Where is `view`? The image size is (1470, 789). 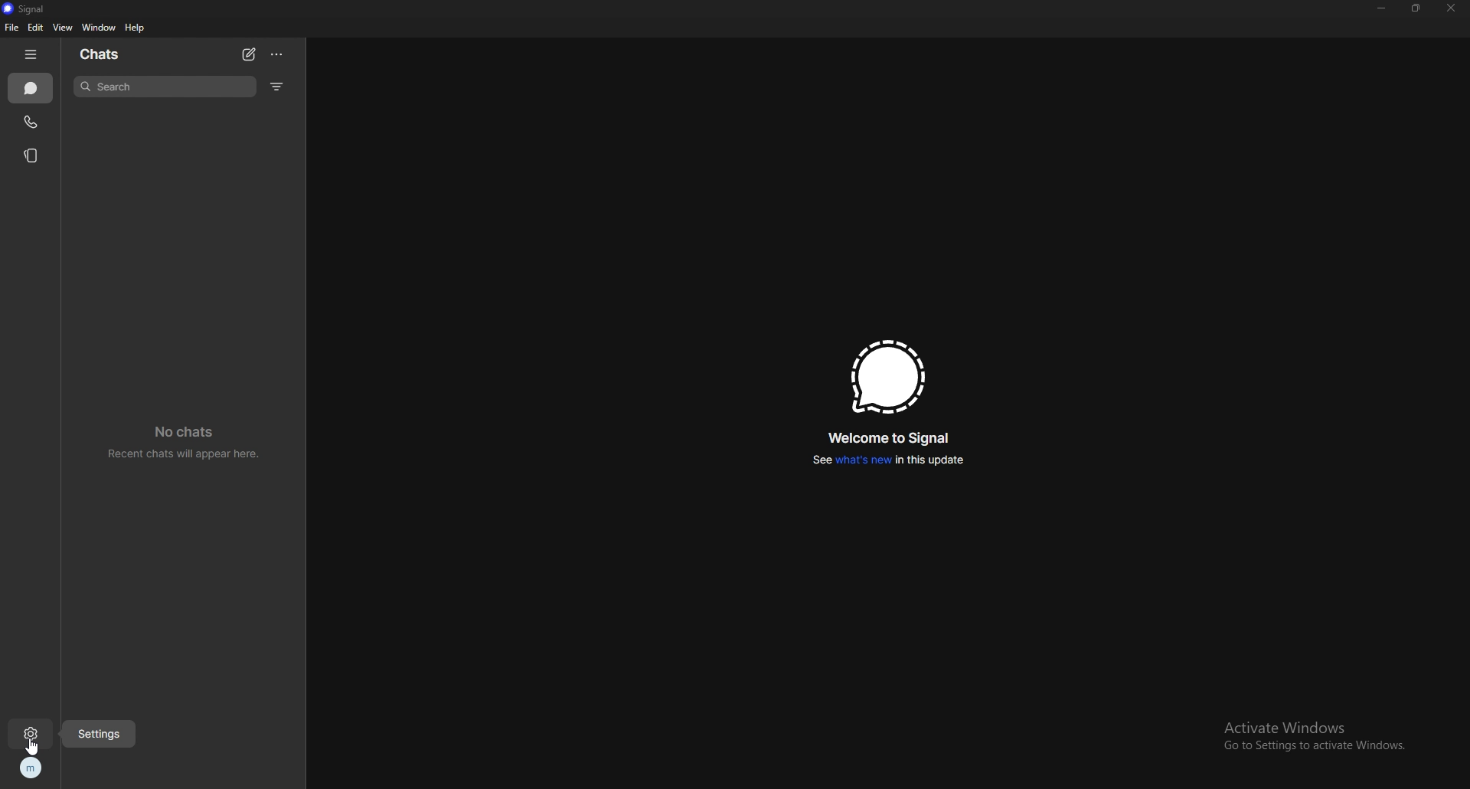
view is located at coordinates (62, 27).